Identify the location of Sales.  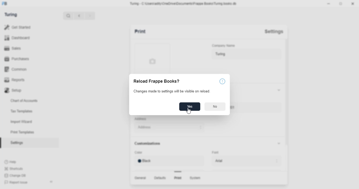
(26, 48).